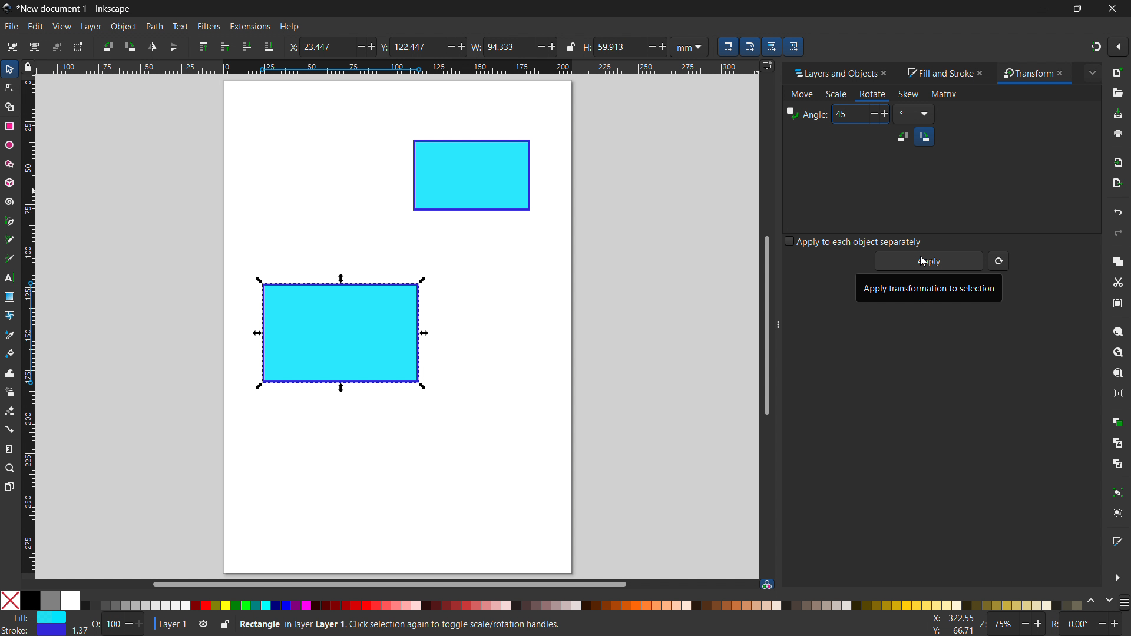  I want to click on Decrease/ minus, so click(647, 46).